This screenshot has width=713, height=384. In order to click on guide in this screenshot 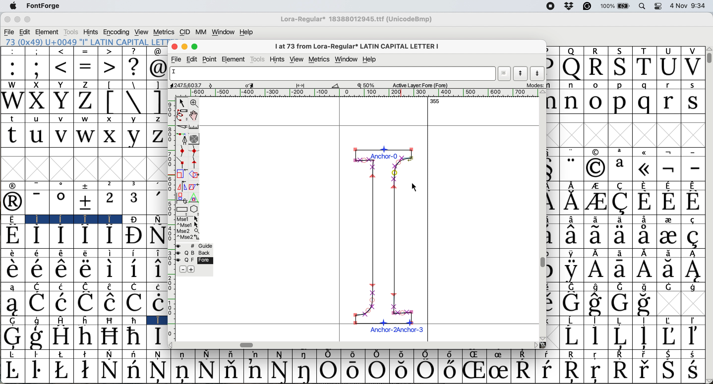, I will do `click(202, 245)`.